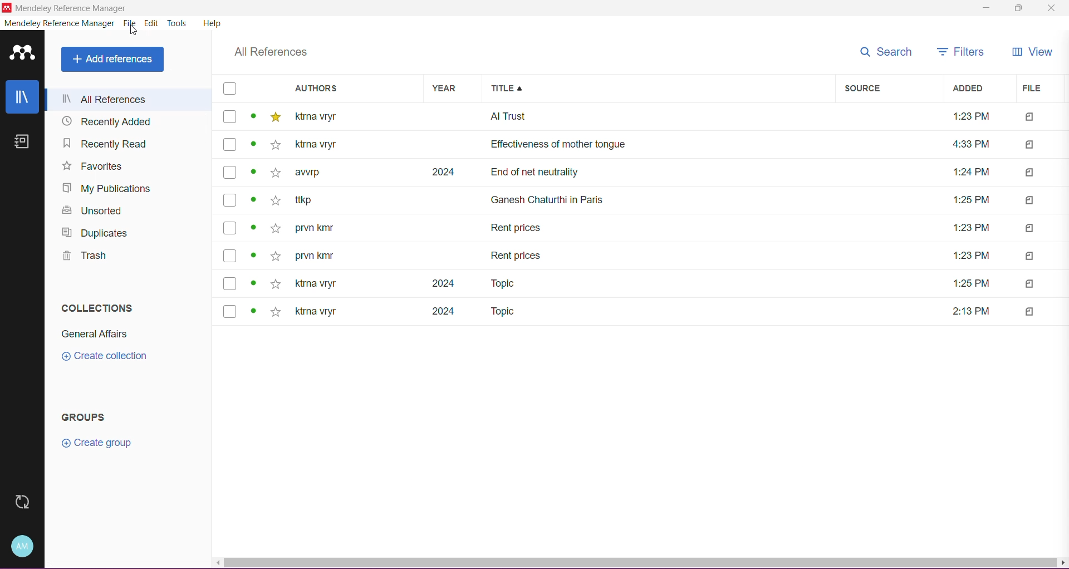 Image resolution: width=1069 pixels, height=569 pixels. Describe the element at coordinates (885, 52) in the screenshot. I see `Search` at that location.